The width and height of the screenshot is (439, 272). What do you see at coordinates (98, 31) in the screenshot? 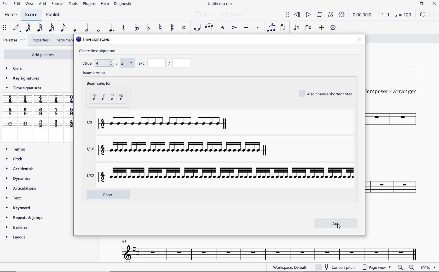
I see `WHOLE NOTE` at bounding box center [98, 31].